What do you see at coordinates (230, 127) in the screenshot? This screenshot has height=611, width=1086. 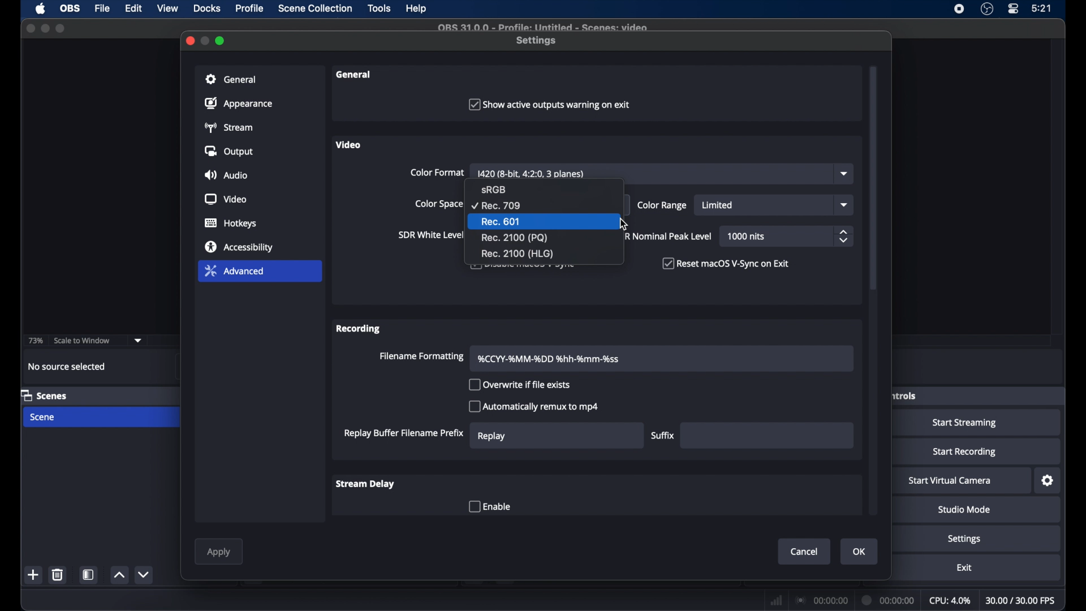 I see `stream` at bounding box center [230, 127].